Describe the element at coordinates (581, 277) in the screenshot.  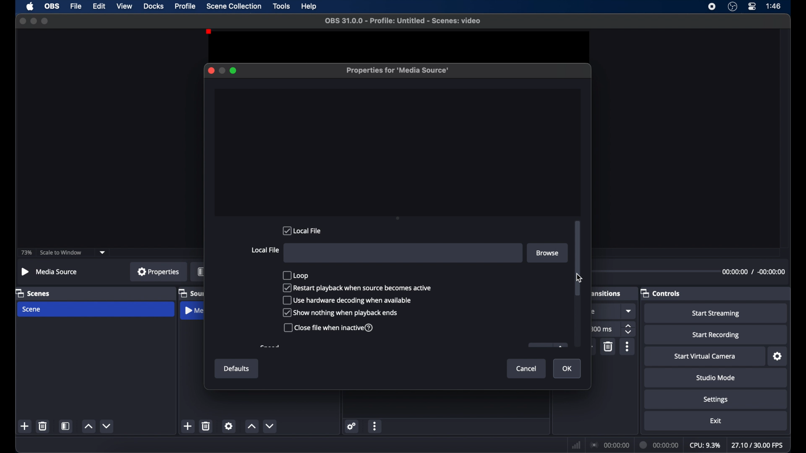
I see `cursor` at that location.